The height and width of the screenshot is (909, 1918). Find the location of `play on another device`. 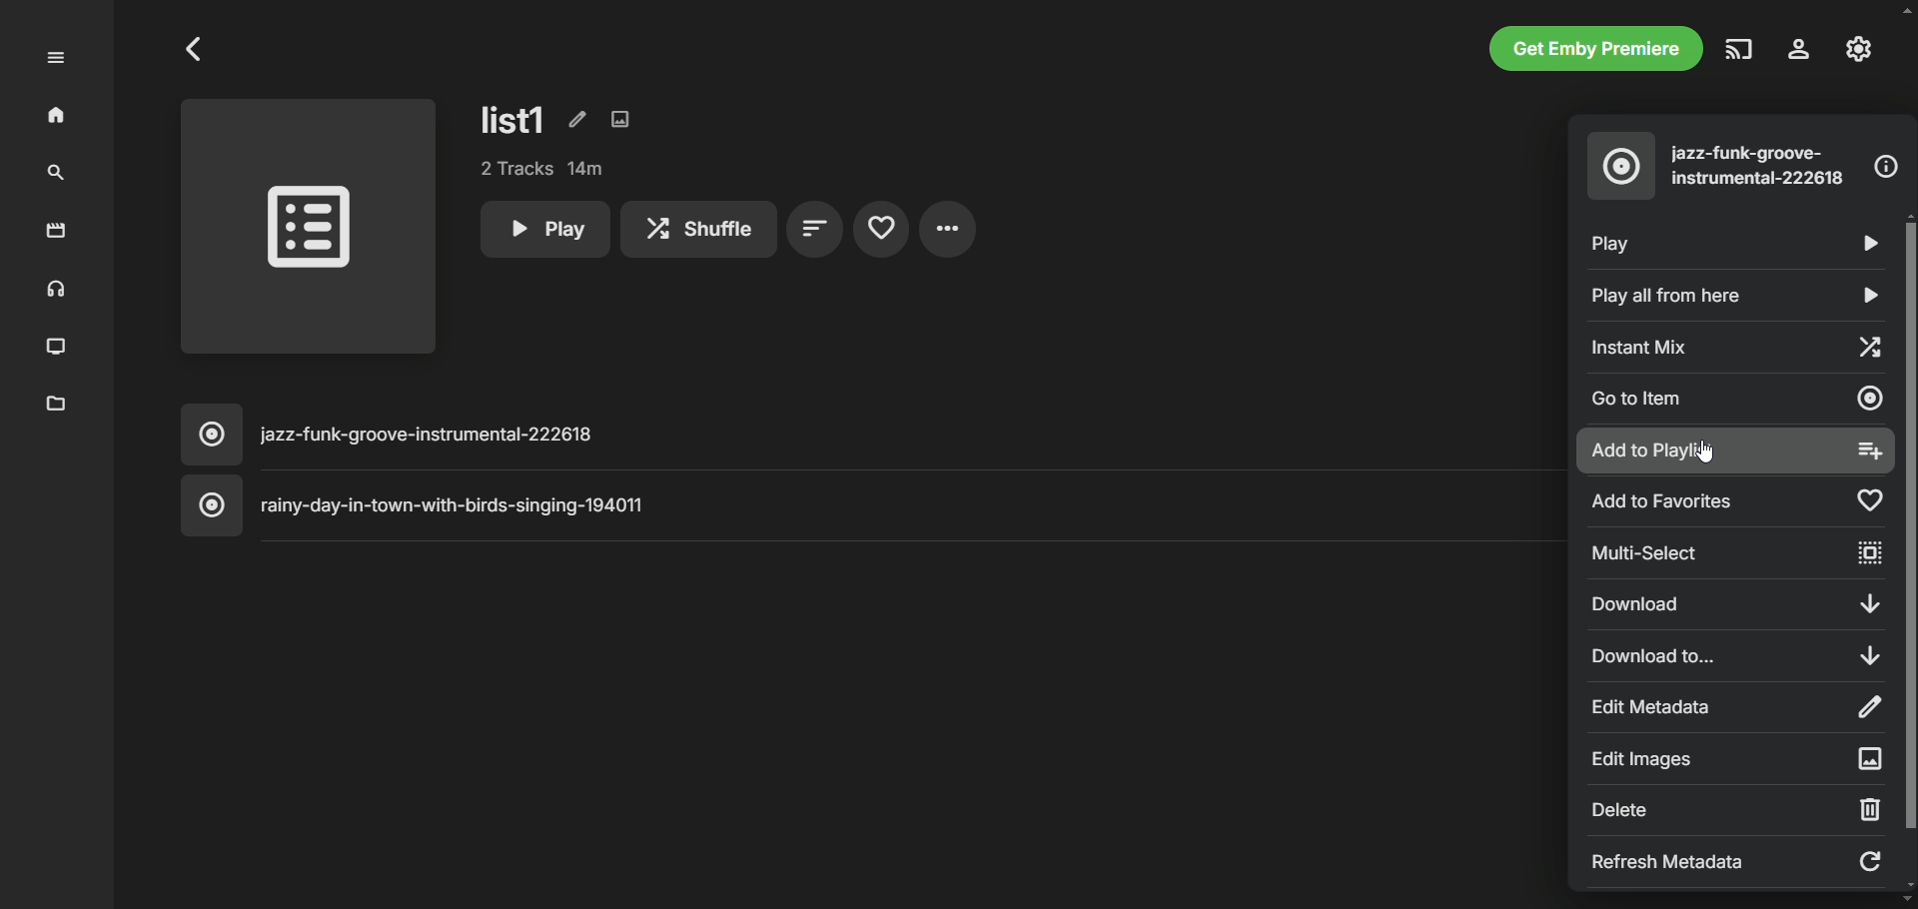

play on another device is located at coordinates (1740, 49).